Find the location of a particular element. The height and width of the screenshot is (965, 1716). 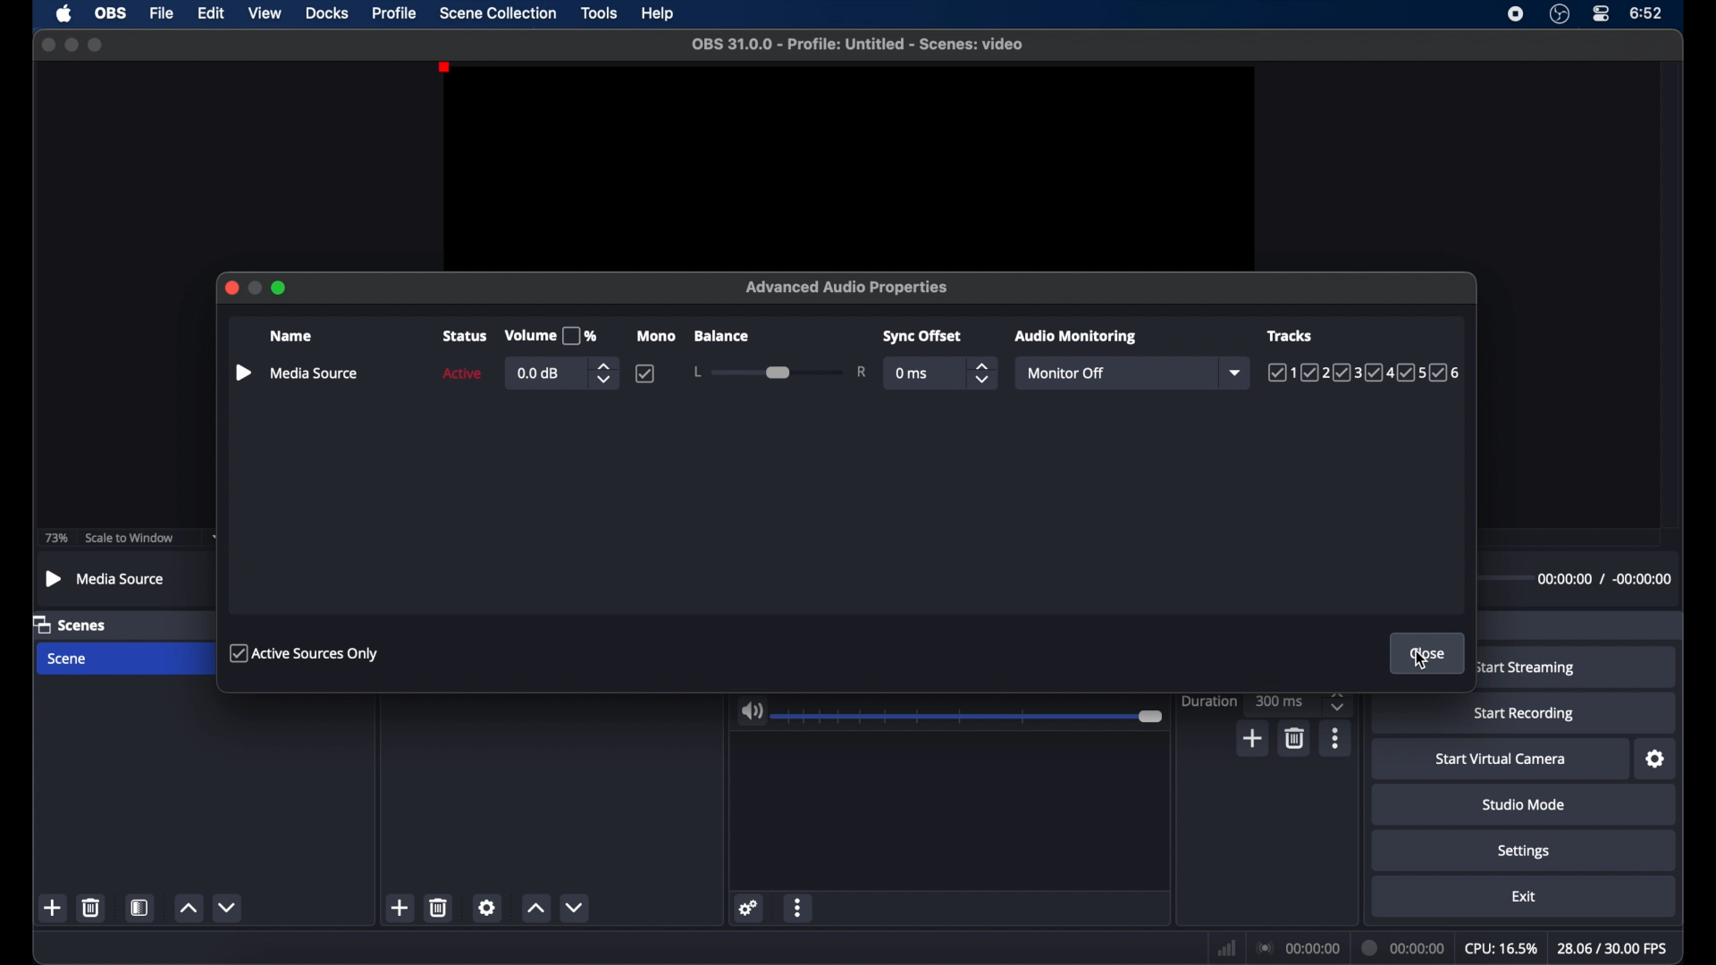

profile is located at coordinates (395, 13).